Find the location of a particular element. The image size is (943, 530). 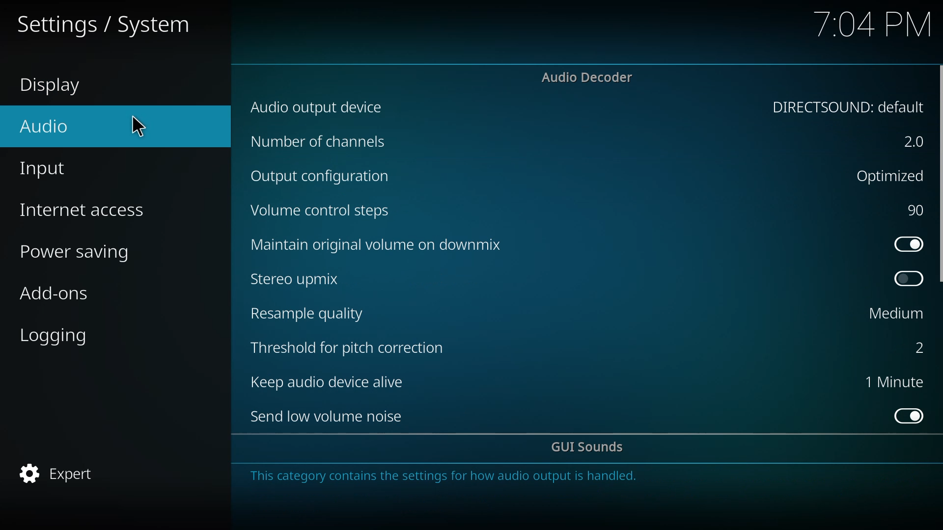

internet access is located at coordinates (84, 210).